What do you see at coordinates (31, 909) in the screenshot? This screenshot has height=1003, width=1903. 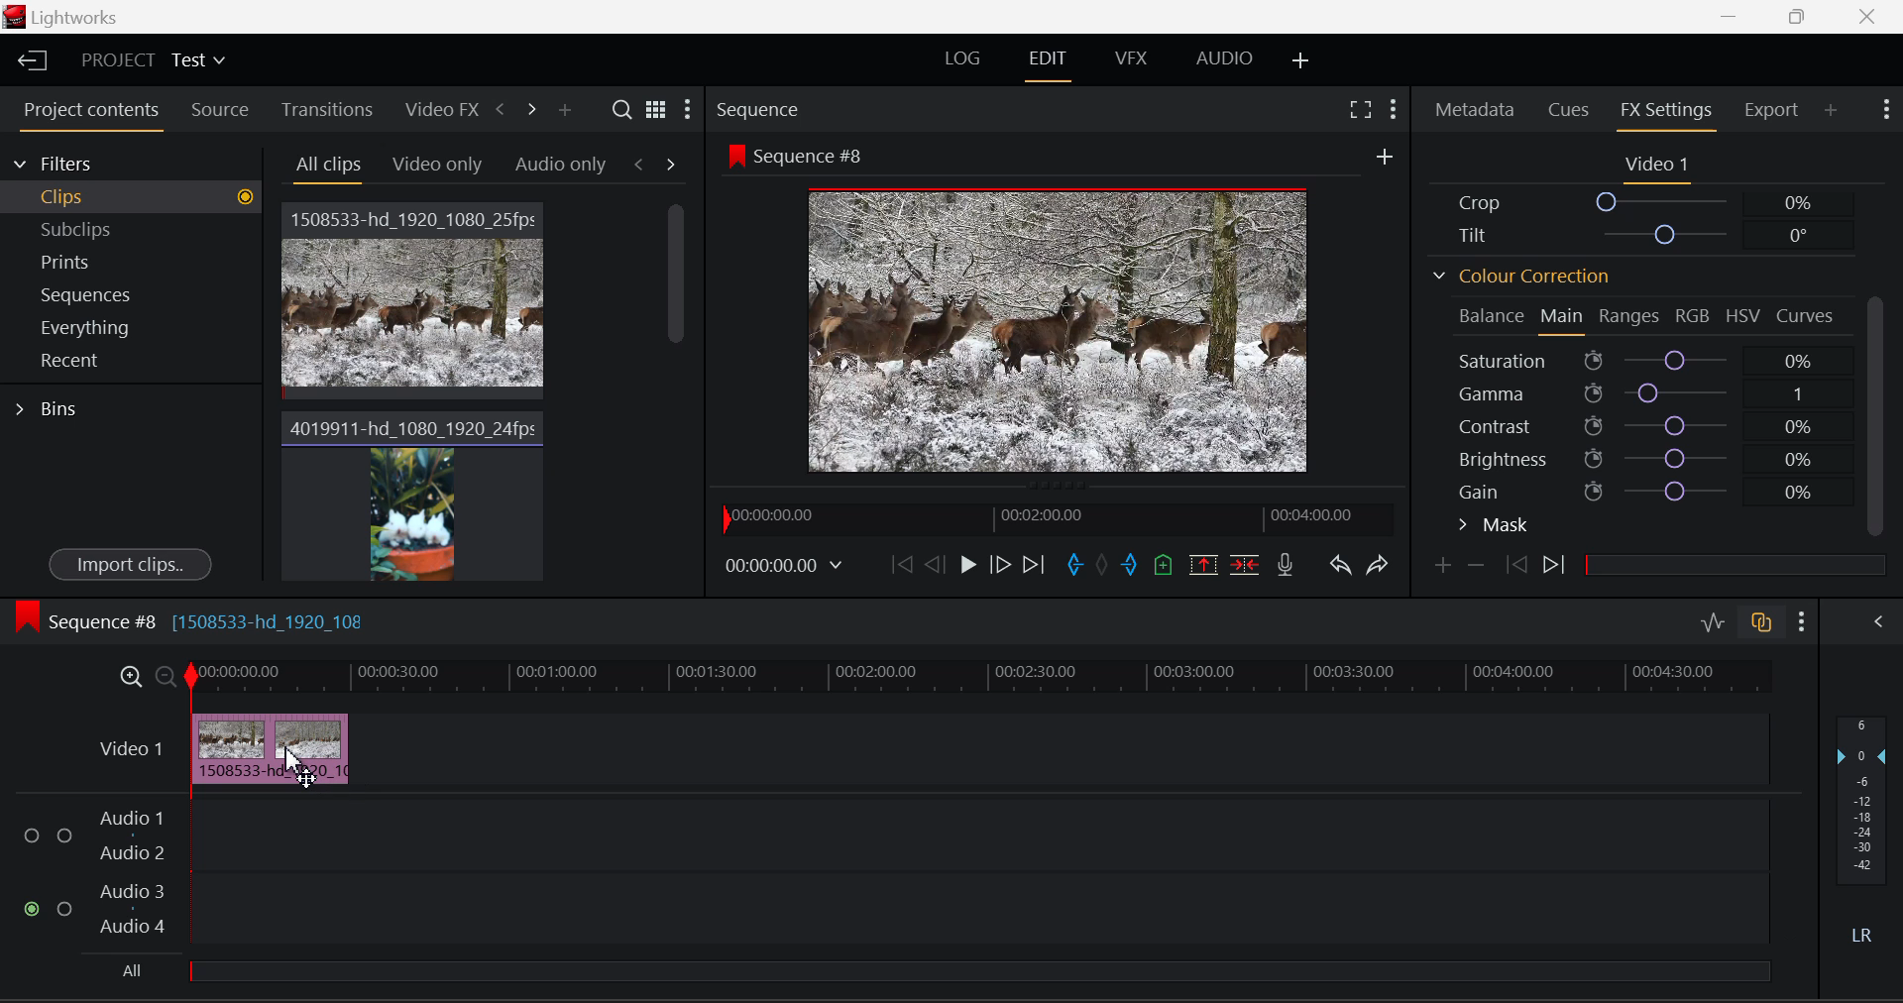 I see `Audio Input checkbox` at bounding box center [31, 909].